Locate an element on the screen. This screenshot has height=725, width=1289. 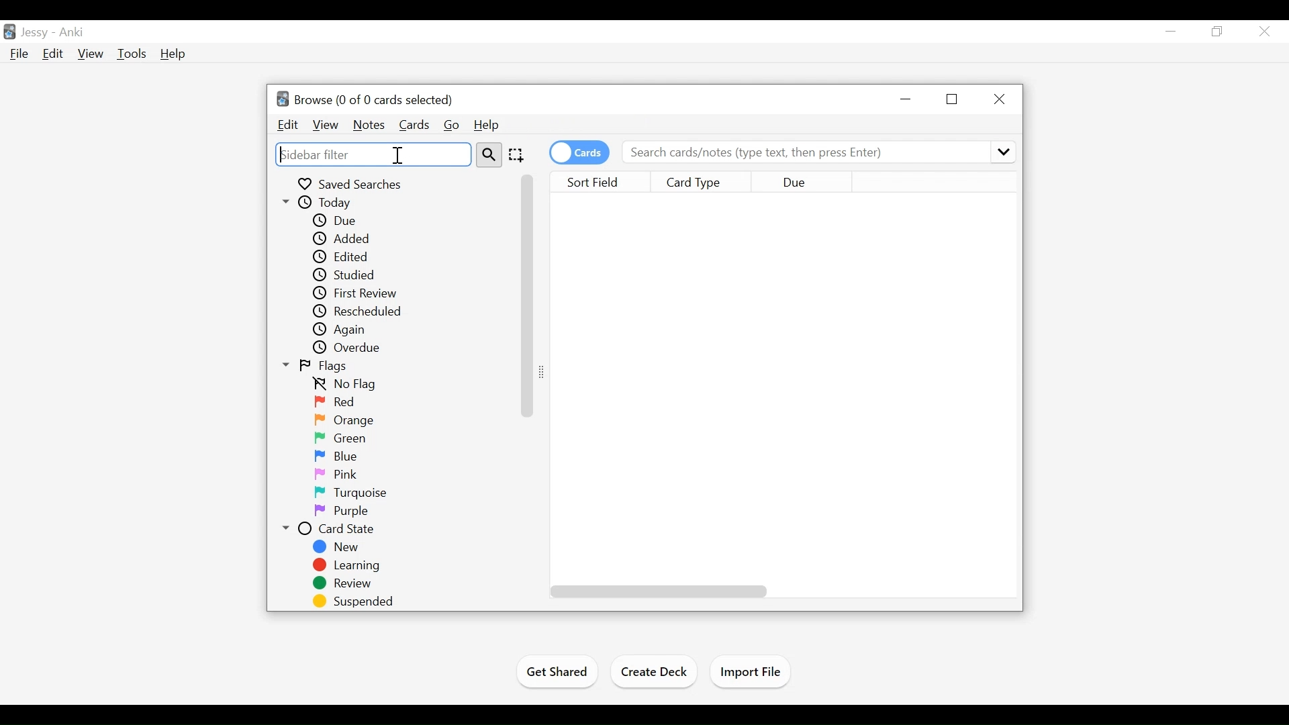
Green is located at coordinates (345, 440).